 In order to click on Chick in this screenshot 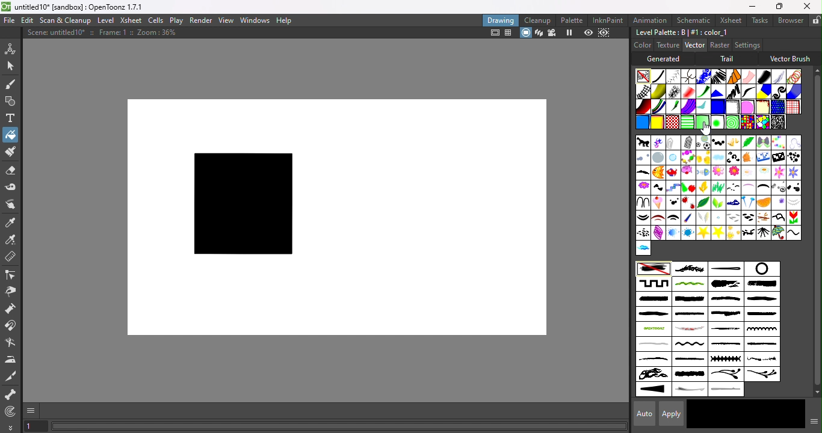, I will do `click(702, 157)`.